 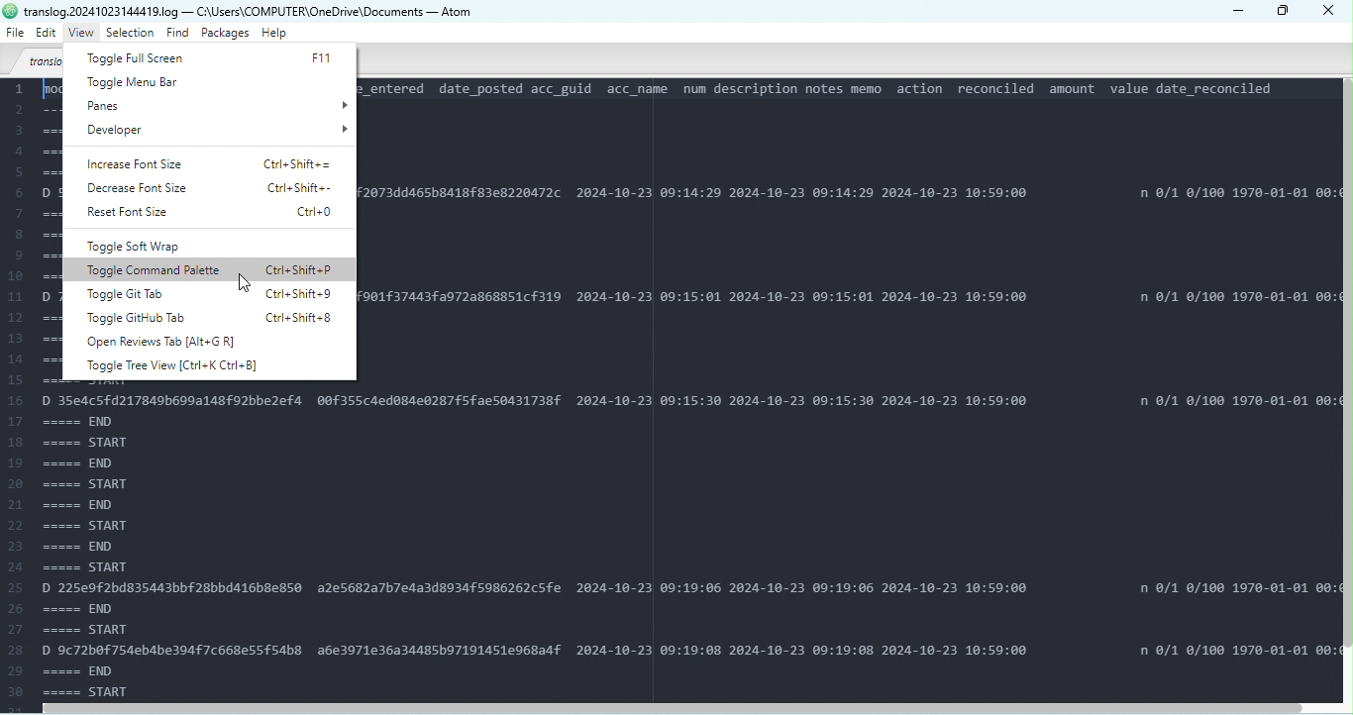 What do you see at coordinates (681, 707) in the screenshot?
I see `Horizontal scroll bar` at bounding box center [681, 707].